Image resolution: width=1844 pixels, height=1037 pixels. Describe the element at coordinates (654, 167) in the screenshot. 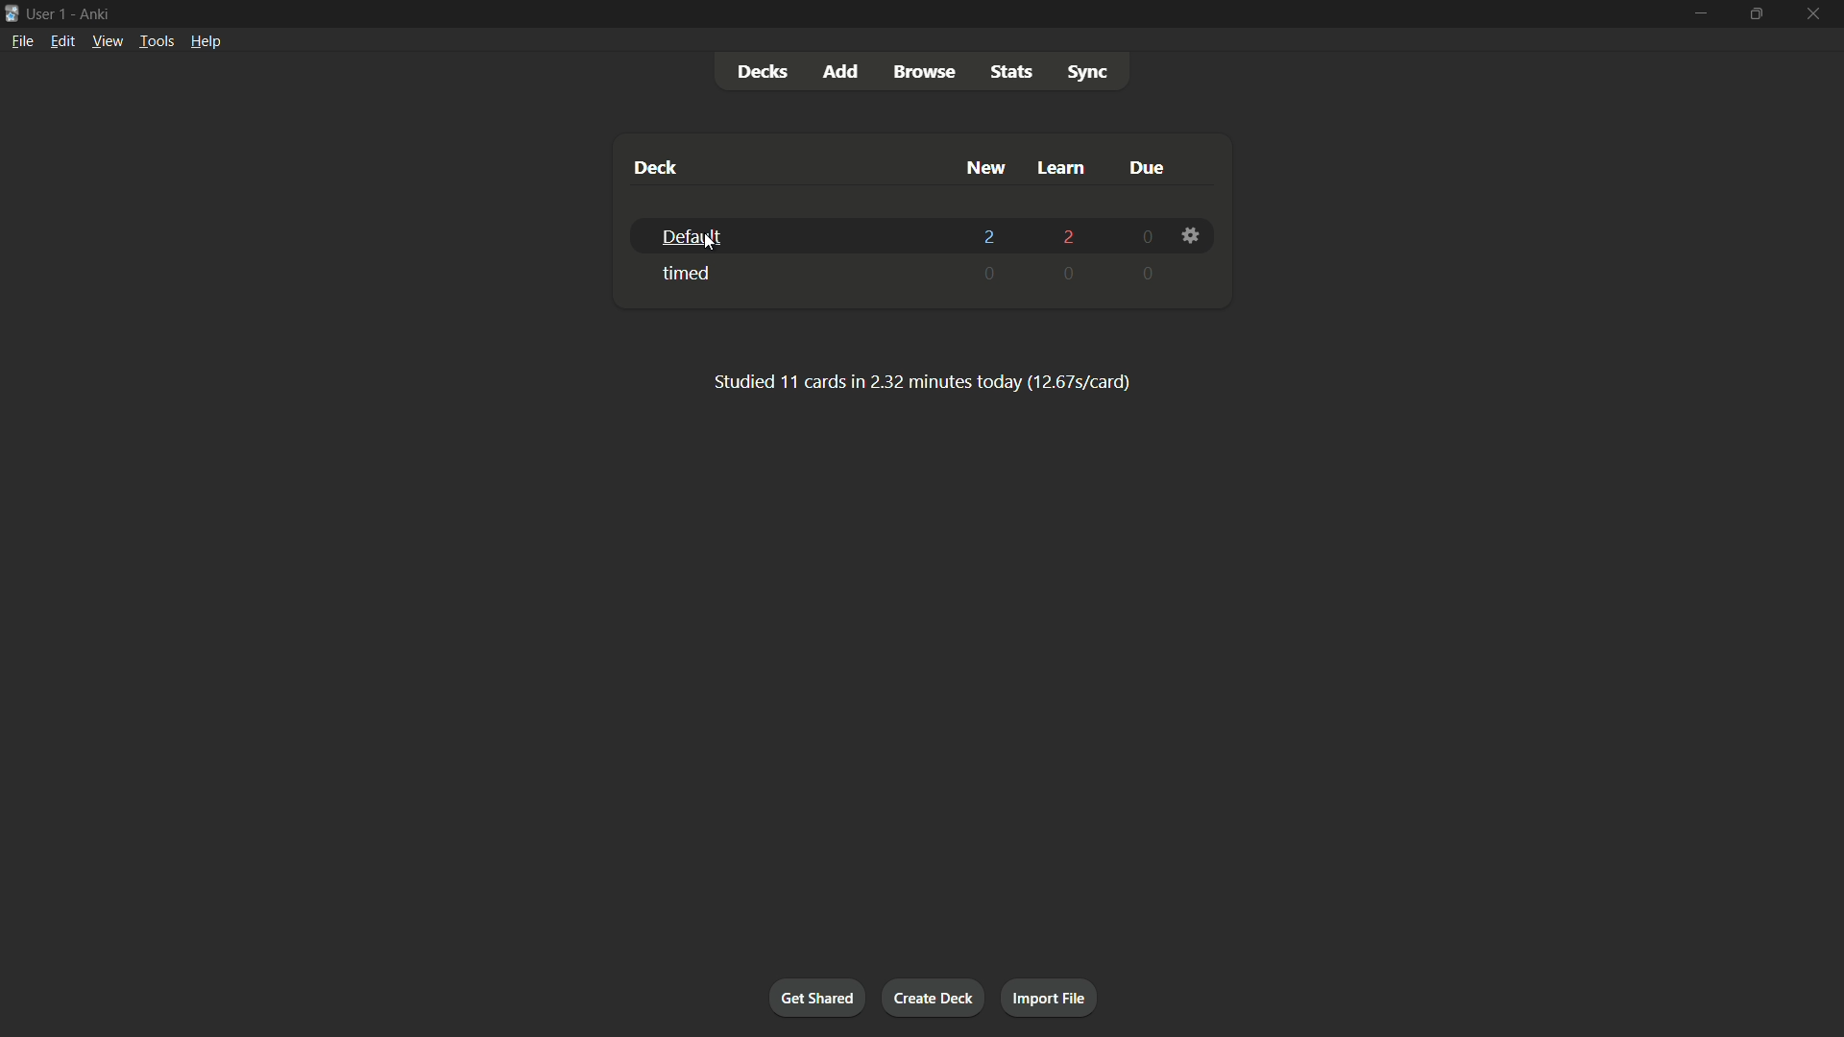

I see `deck` at that location.